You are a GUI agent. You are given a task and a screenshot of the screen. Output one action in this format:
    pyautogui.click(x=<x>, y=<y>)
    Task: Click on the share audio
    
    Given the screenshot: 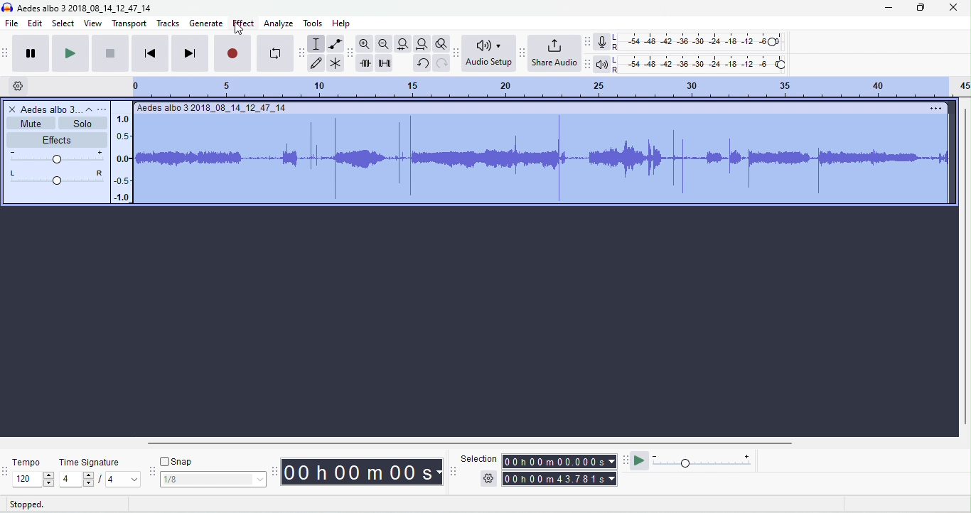 What is the action you would take?
    pyautogui.click(x=554, y=53)
    